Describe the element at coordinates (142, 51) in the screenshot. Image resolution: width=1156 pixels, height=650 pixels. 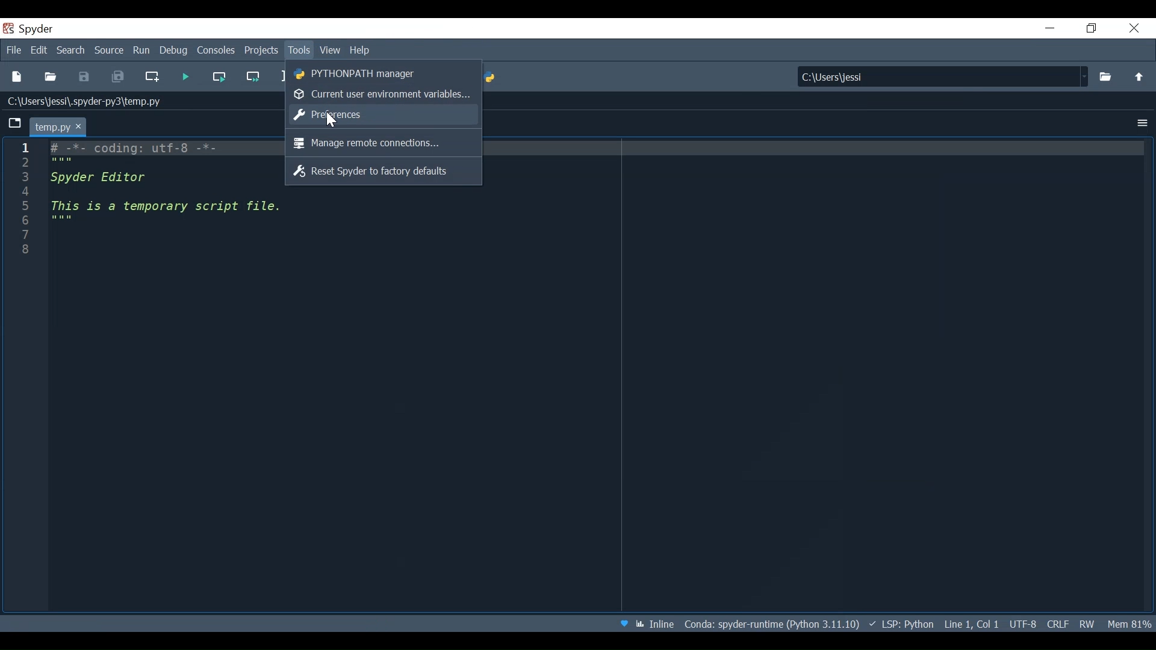
I see `Run` at that location.